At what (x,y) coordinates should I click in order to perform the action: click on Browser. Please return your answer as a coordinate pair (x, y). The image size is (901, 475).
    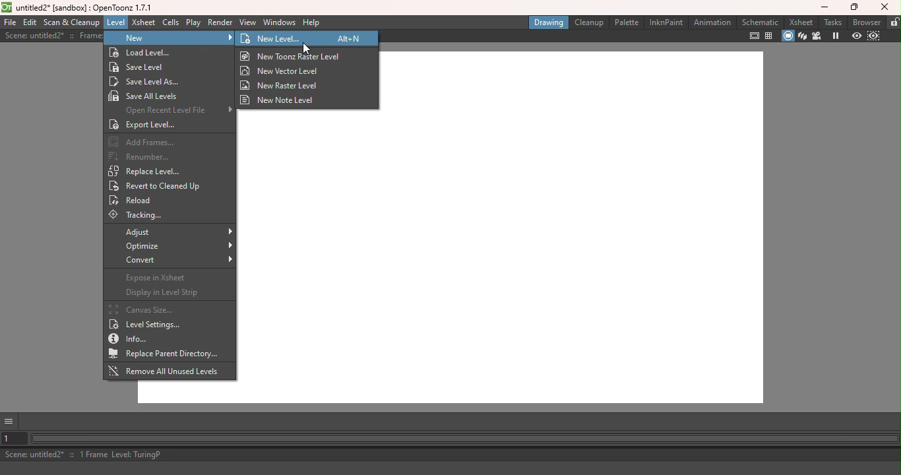
    Looking at the image, I should click on (866, 22).